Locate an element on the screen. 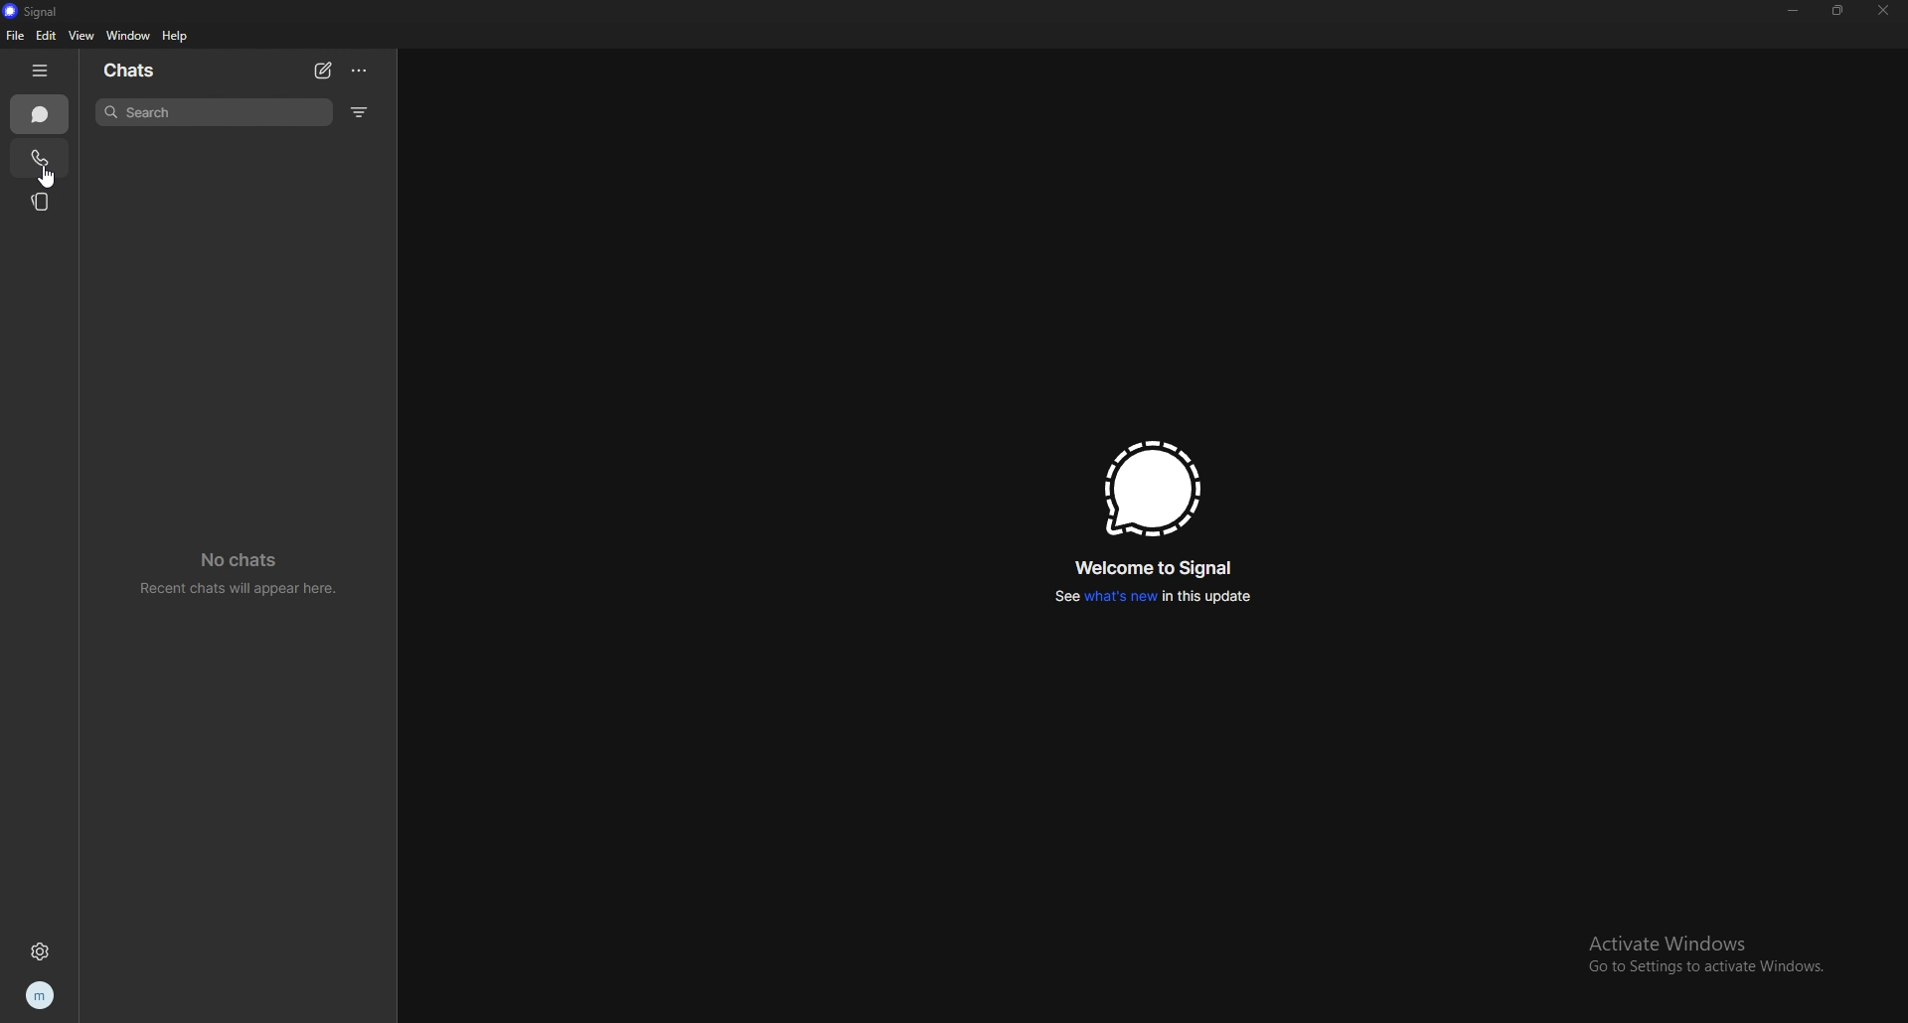 The height and width of the screenshot is (1023, 1908). filter is located at coordinates (361, 111).